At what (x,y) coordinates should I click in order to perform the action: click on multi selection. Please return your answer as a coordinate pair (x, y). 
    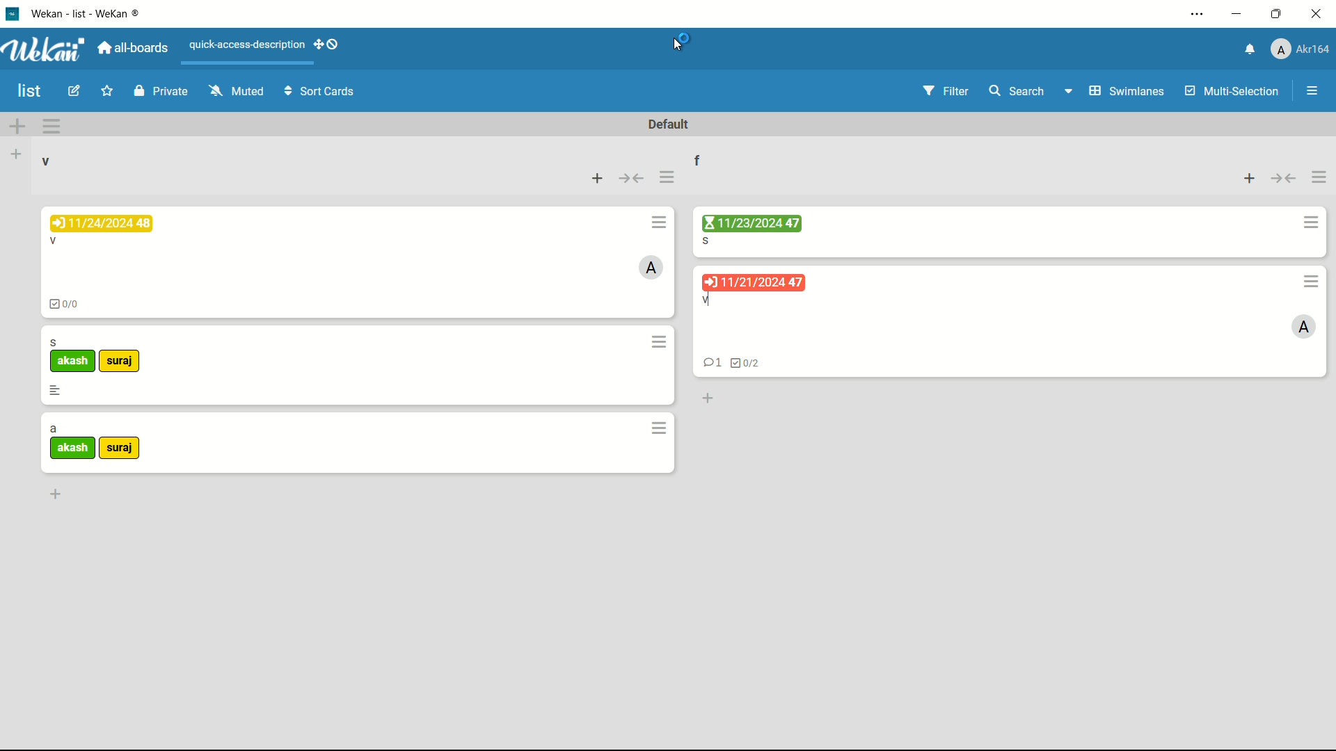
    Looking at the image, I should click on (1234, 92).